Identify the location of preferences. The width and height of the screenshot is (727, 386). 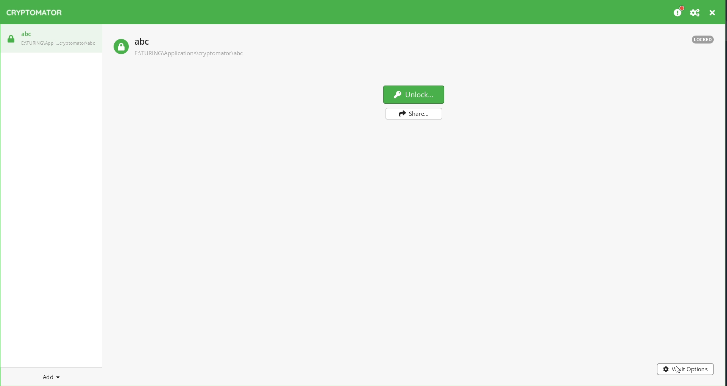
(677, 11).